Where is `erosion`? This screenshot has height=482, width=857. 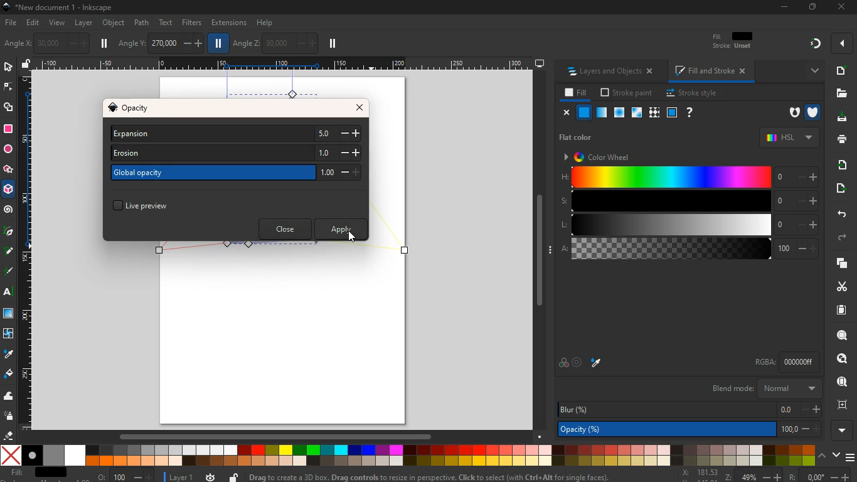
erosion is located at coordinates (236, 154).